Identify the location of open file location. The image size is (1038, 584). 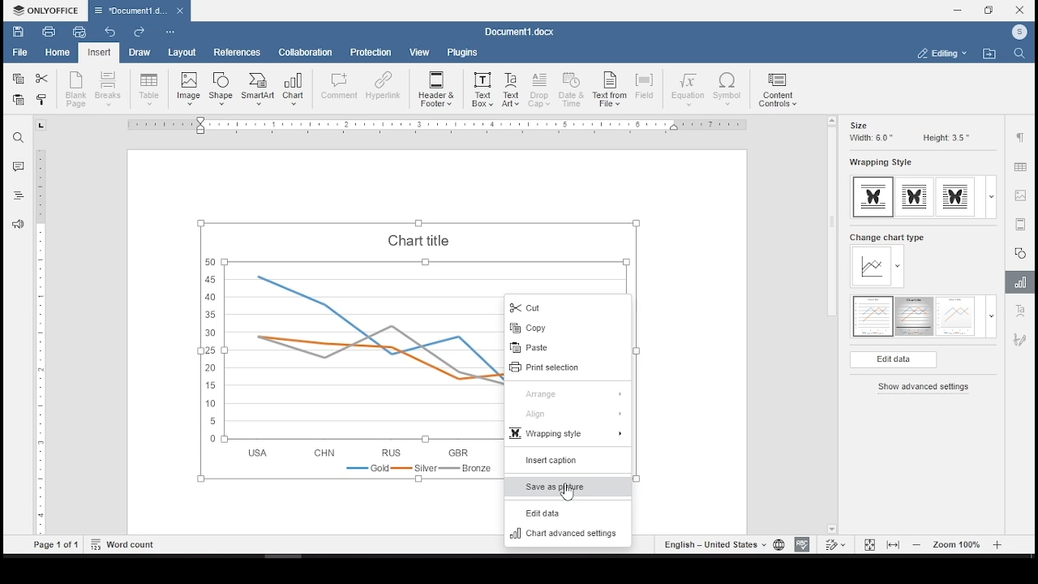
(989, 54).